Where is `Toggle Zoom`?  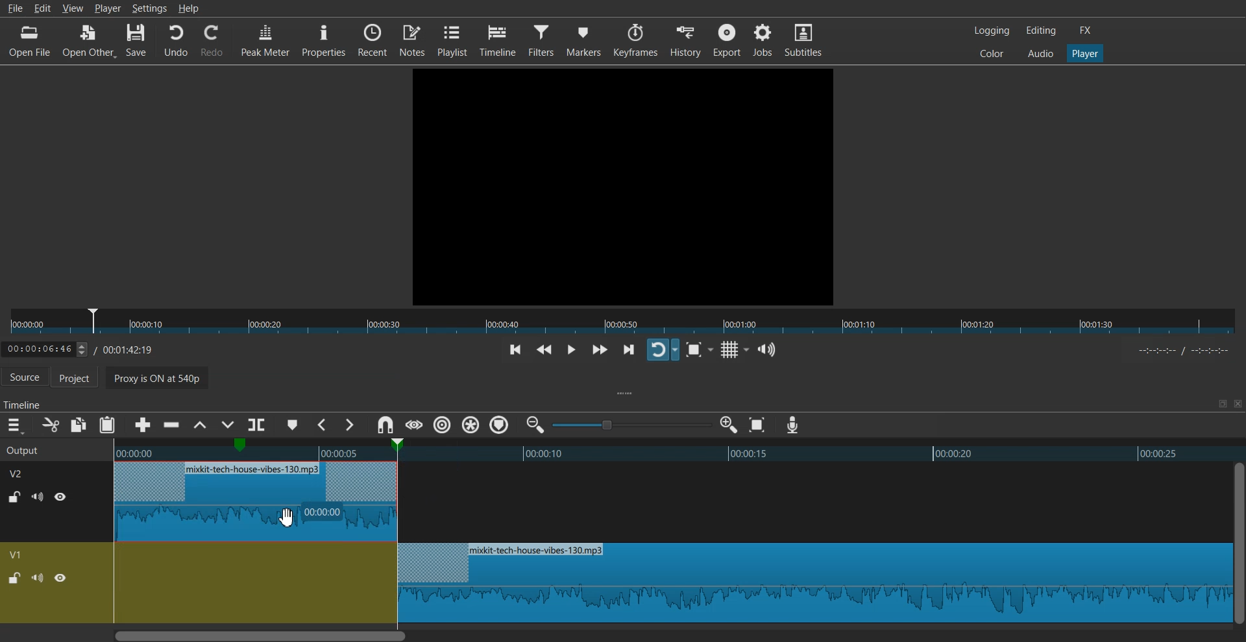 Toggle Zoom is located at coordinates (696, 350).